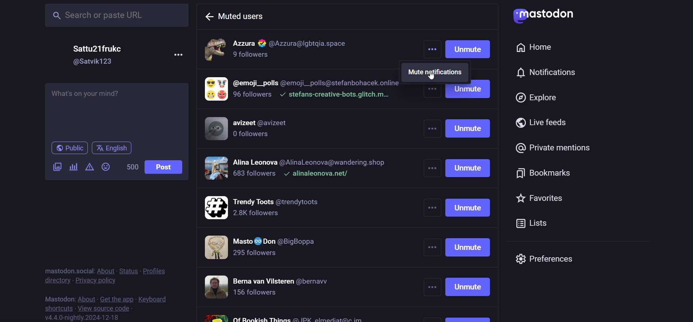  What do you see at coordinates (266, 206) in the screenshot?
I see `muter users 5` at bounding box center [266, 206].